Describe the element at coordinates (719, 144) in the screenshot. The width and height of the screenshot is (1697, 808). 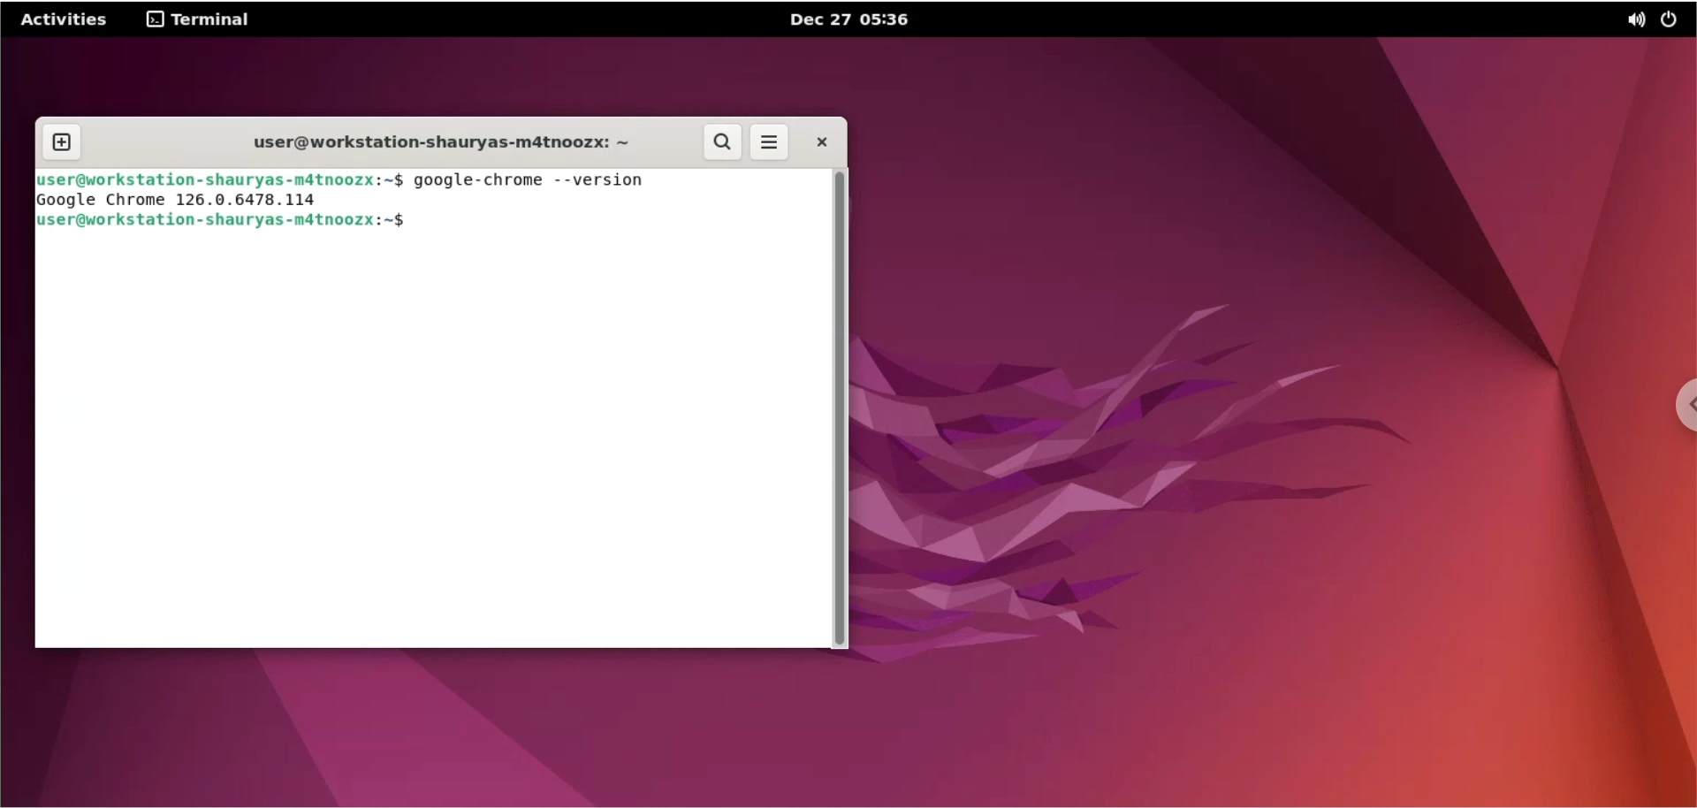
I see `search button` at that location.